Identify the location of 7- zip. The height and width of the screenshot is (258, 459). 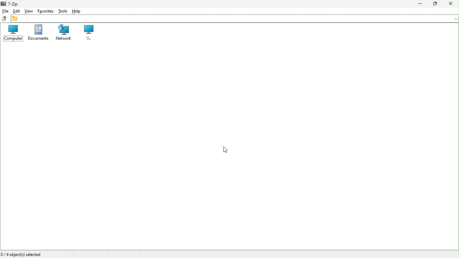
(12, 3).